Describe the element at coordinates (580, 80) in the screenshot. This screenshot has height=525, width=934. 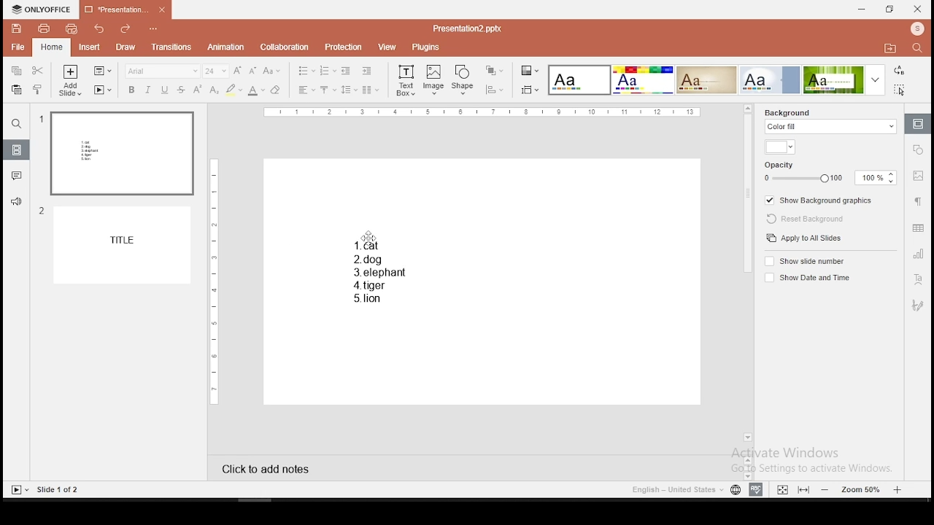
I see `theme` at that location.